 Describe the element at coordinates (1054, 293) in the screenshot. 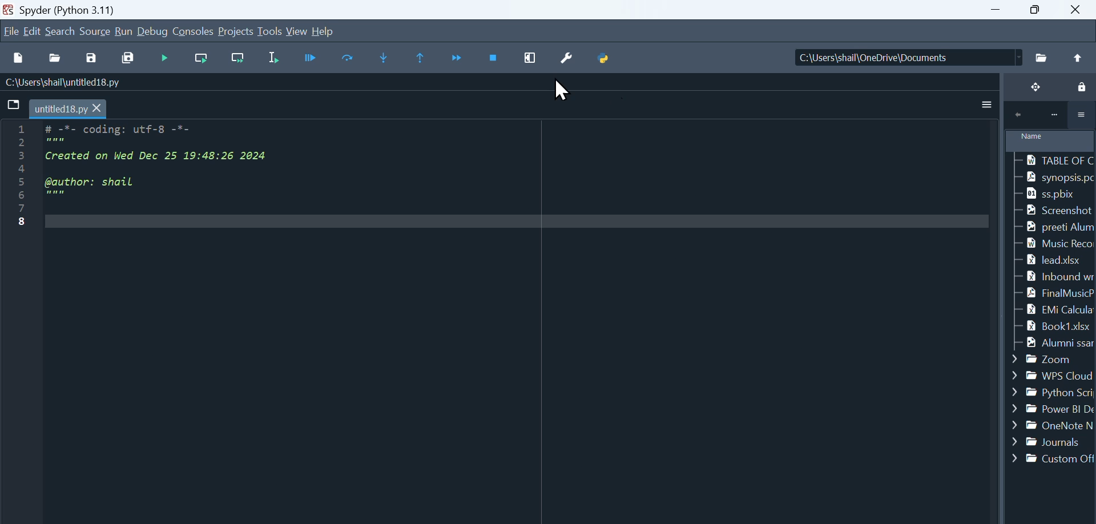

I see `FinalMusic..` at that location.